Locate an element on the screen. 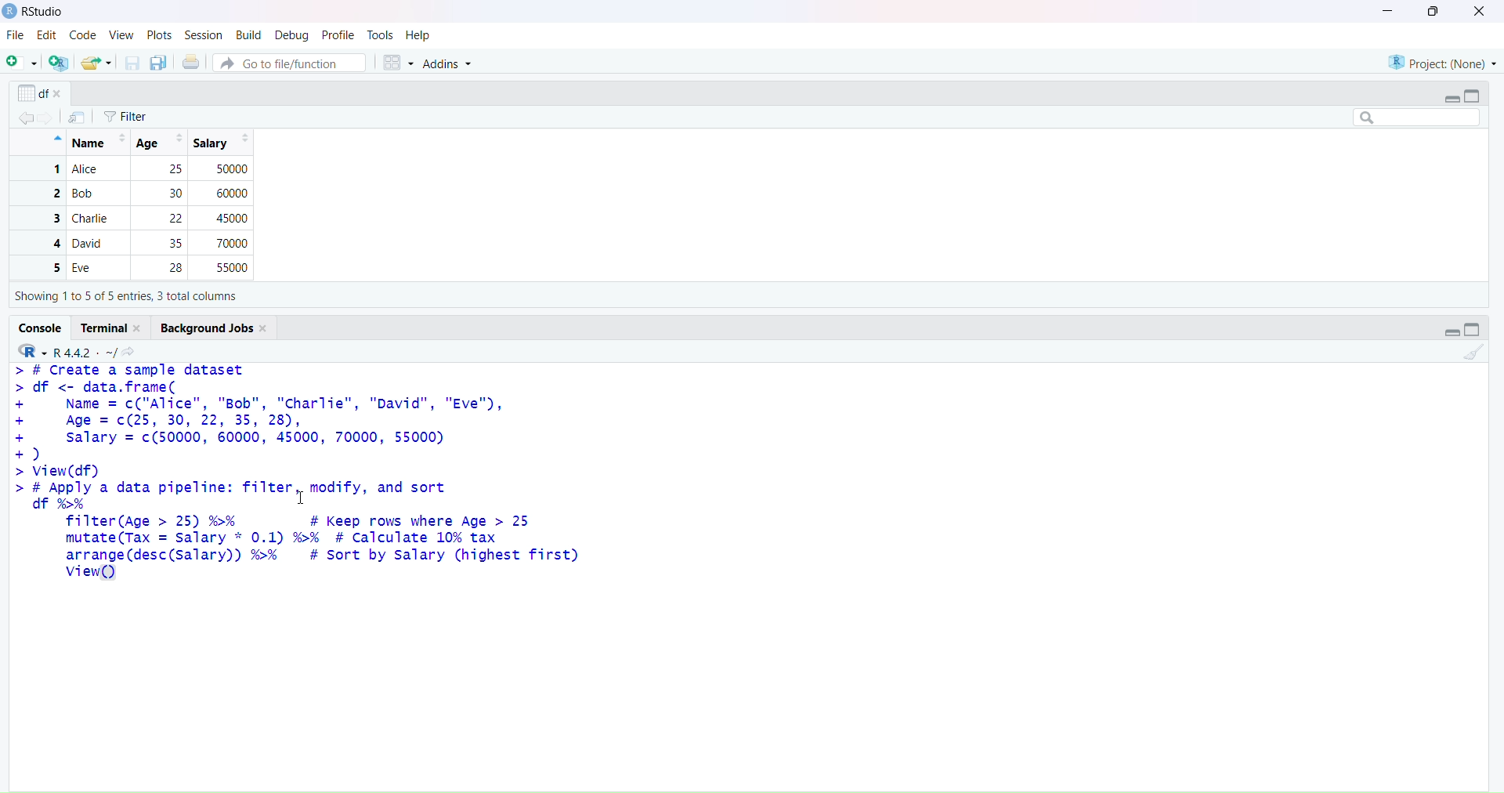 The height and width of the screenshot is (793, 1504). expand is located at coordinates (1444, 331).